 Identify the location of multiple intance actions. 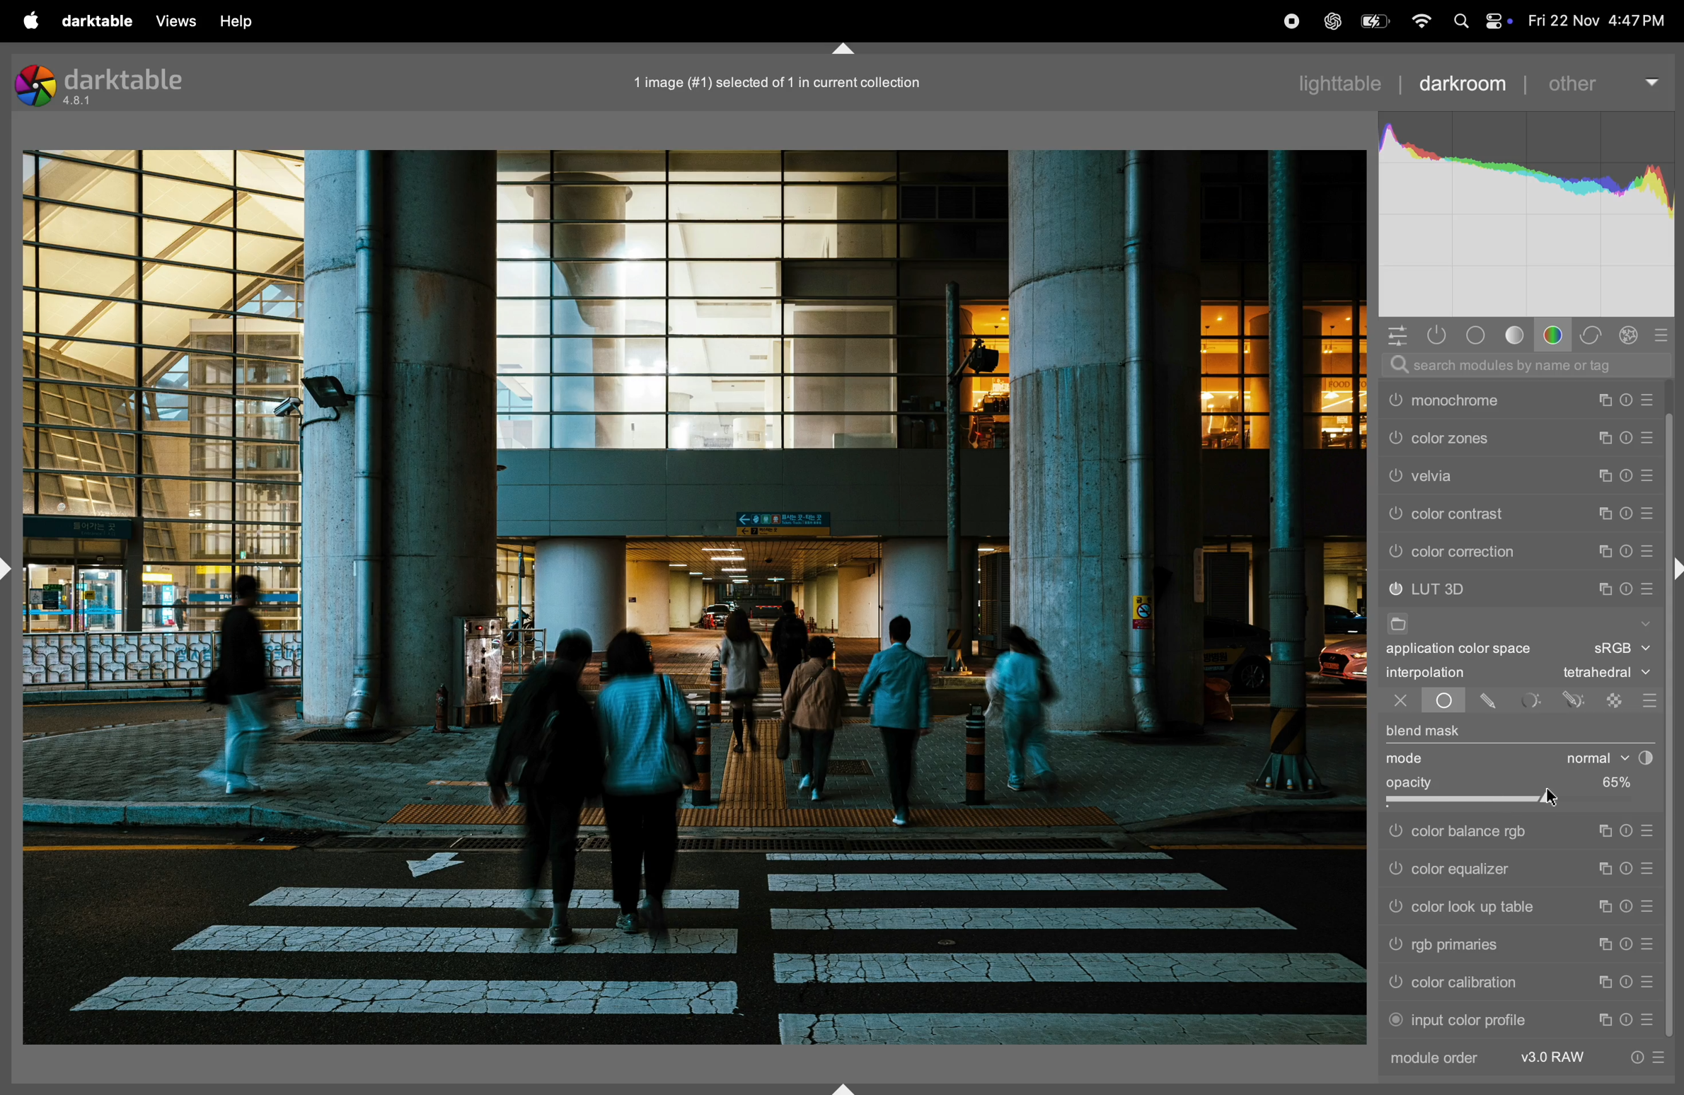
(1601, 584).